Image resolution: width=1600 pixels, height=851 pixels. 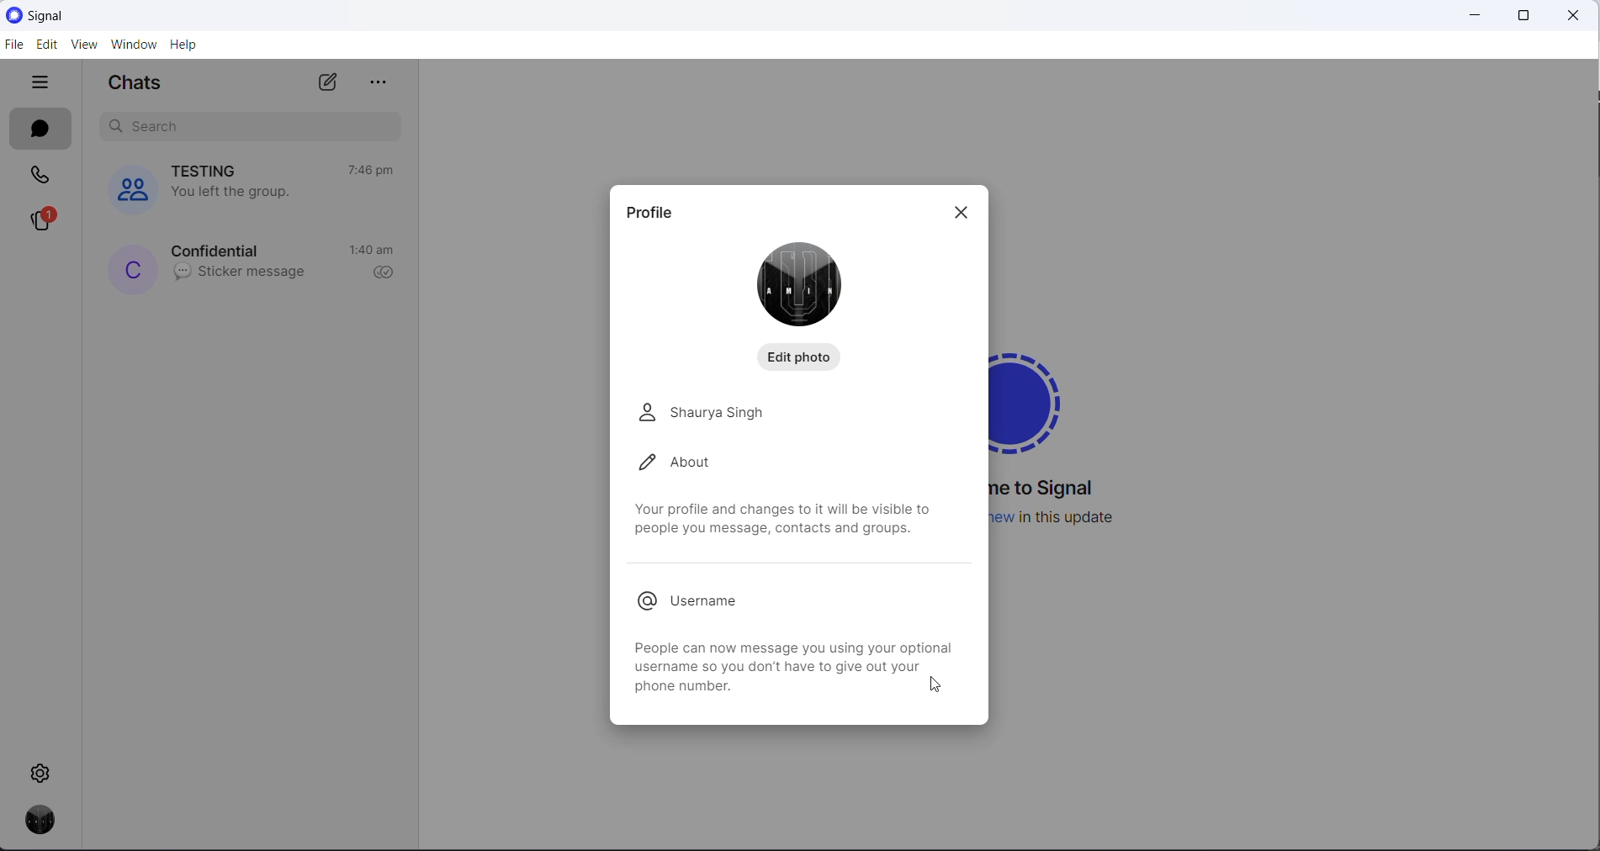 I want to click on left group notification, so click(x=242, y=192).